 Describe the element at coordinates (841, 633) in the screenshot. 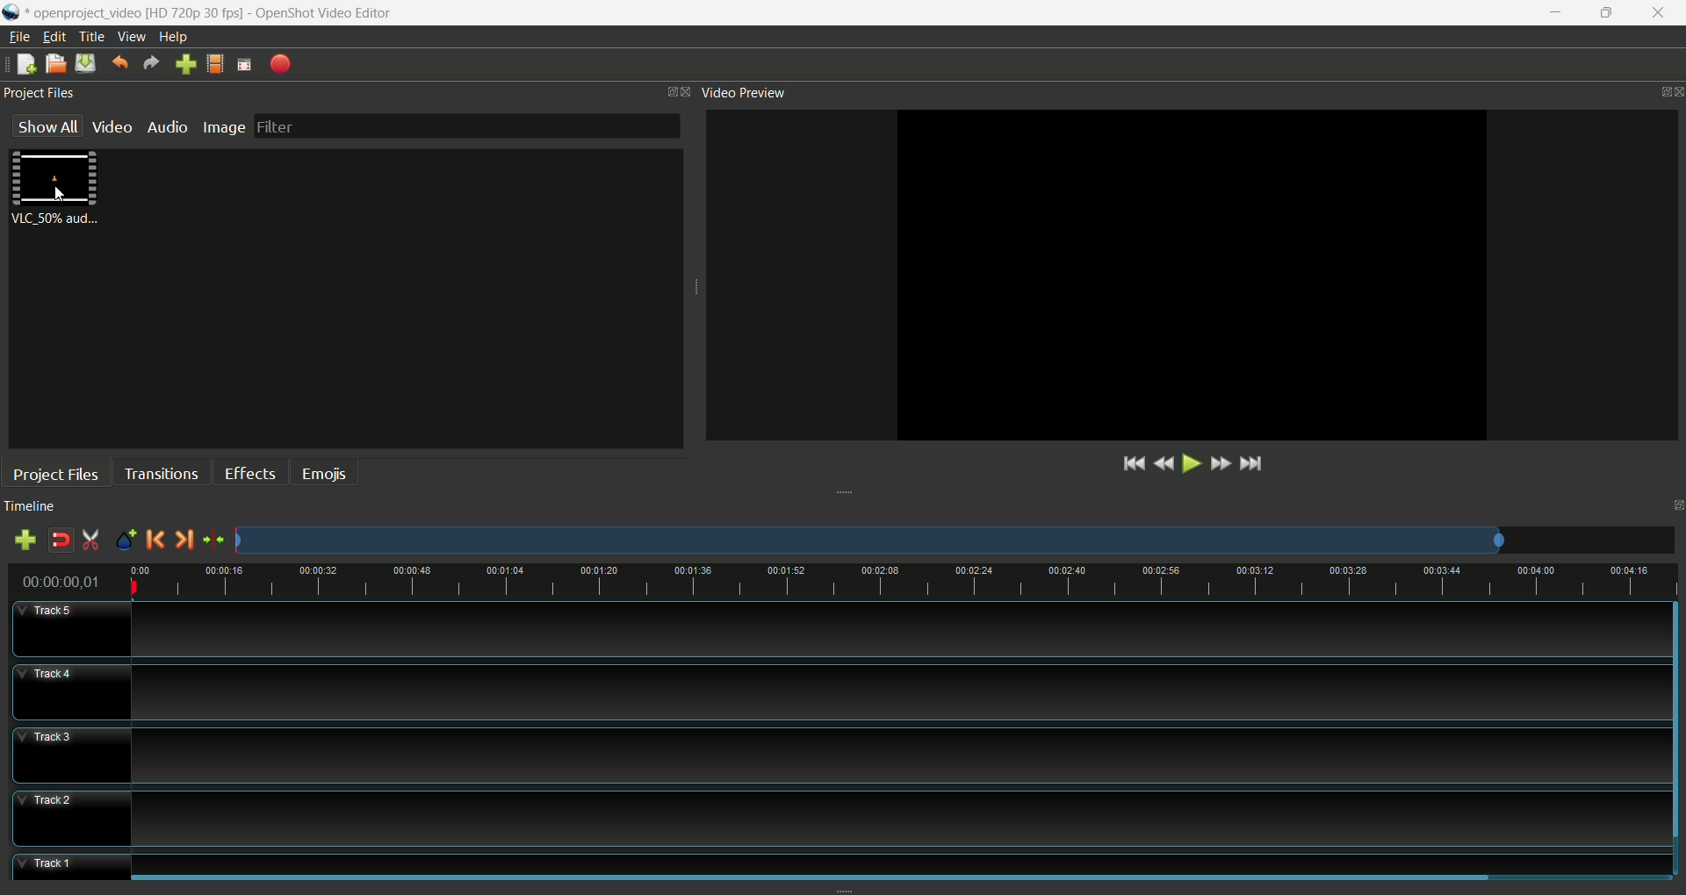

I see `track5` at that location.